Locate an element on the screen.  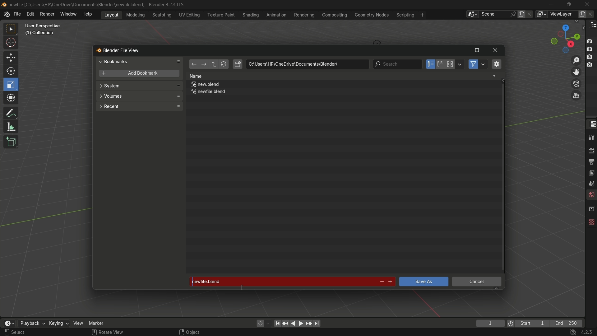
jump to endpoint is located at coordinates (277, 323).